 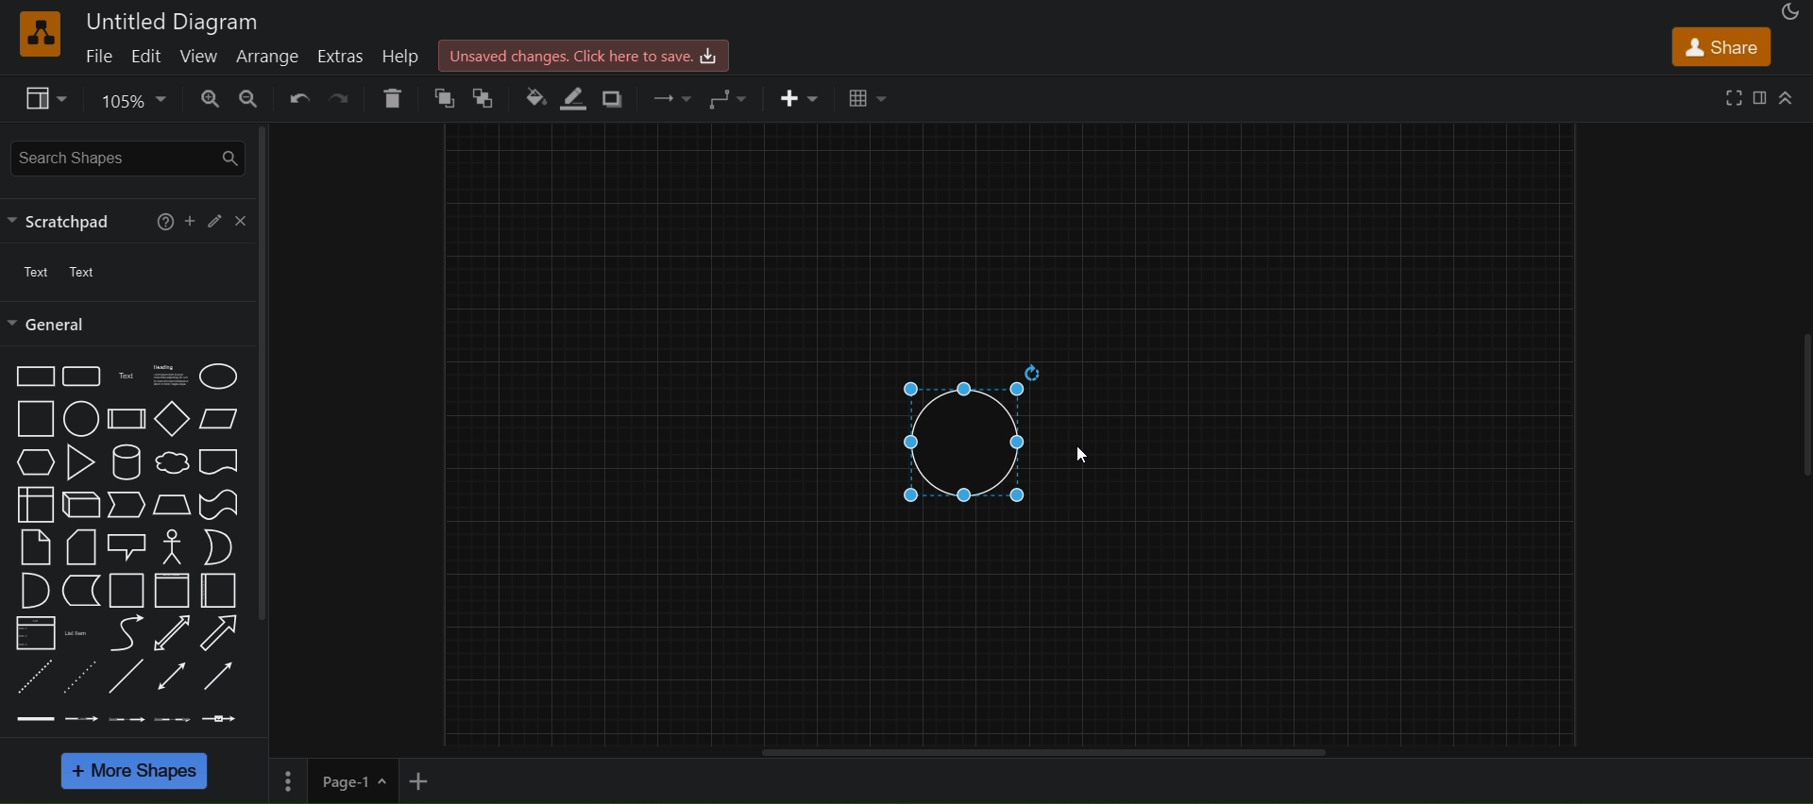 I want to click on table, so click(x=869, y=99).